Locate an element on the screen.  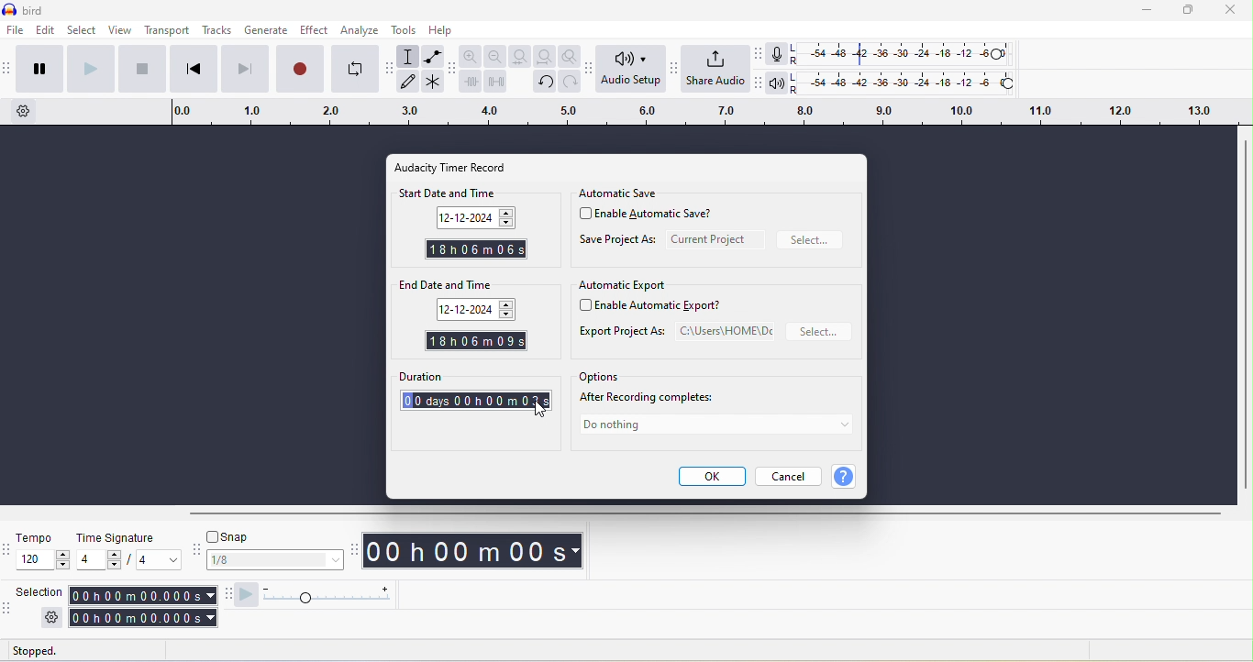
audacity selection toolbar is located at coordinates (8, 608).